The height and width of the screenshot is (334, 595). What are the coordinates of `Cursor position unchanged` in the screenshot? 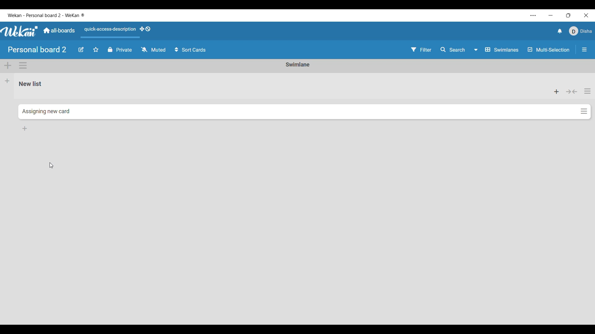 It's located at (51, 165).